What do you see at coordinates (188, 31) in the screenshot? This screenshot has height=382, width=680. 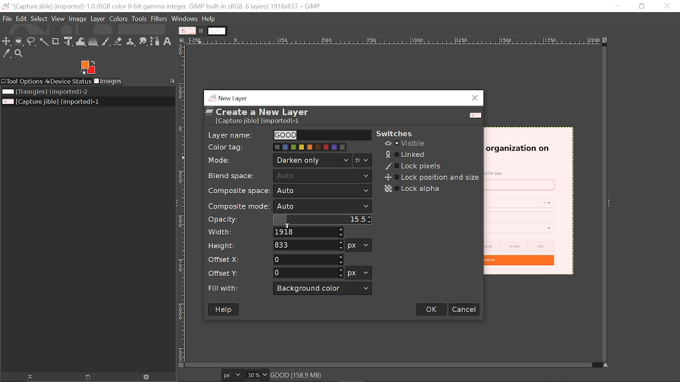 I see `Current tab` at bounding box center [188, 31].